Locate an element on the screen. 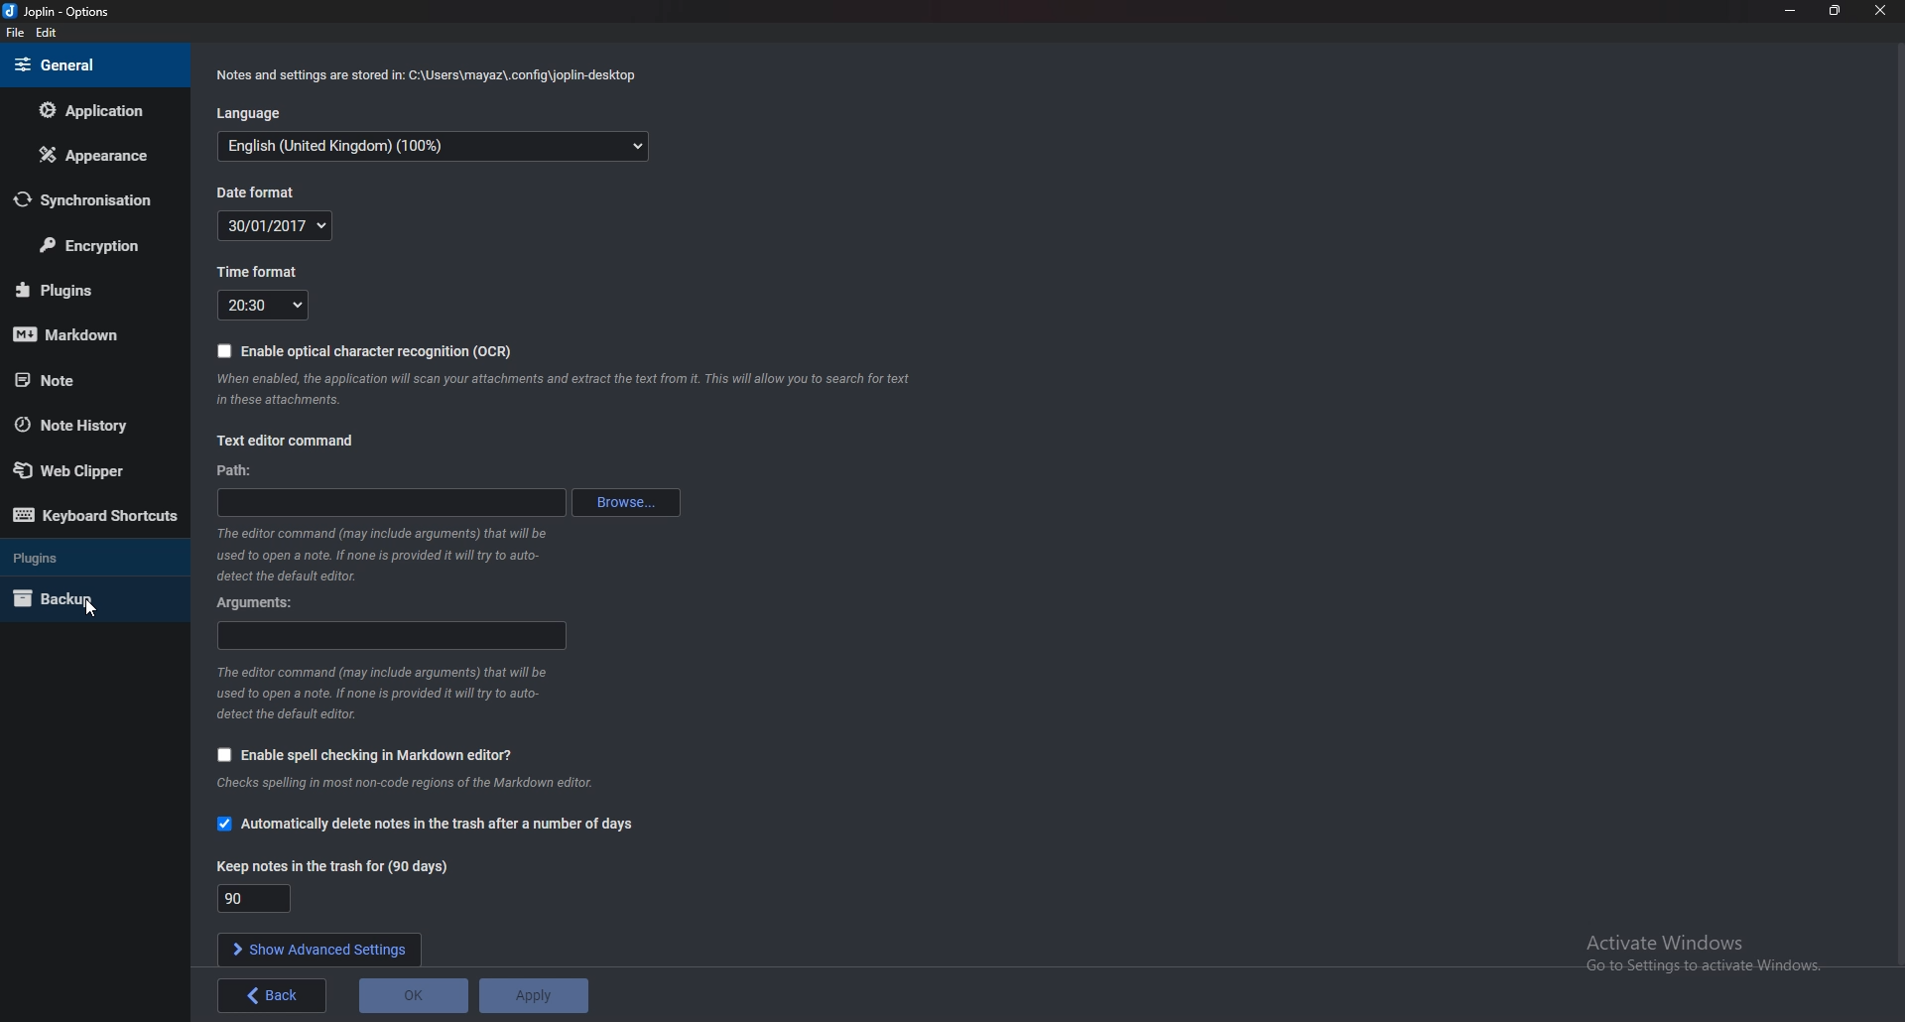  apply is located at coordinates (534, 995).